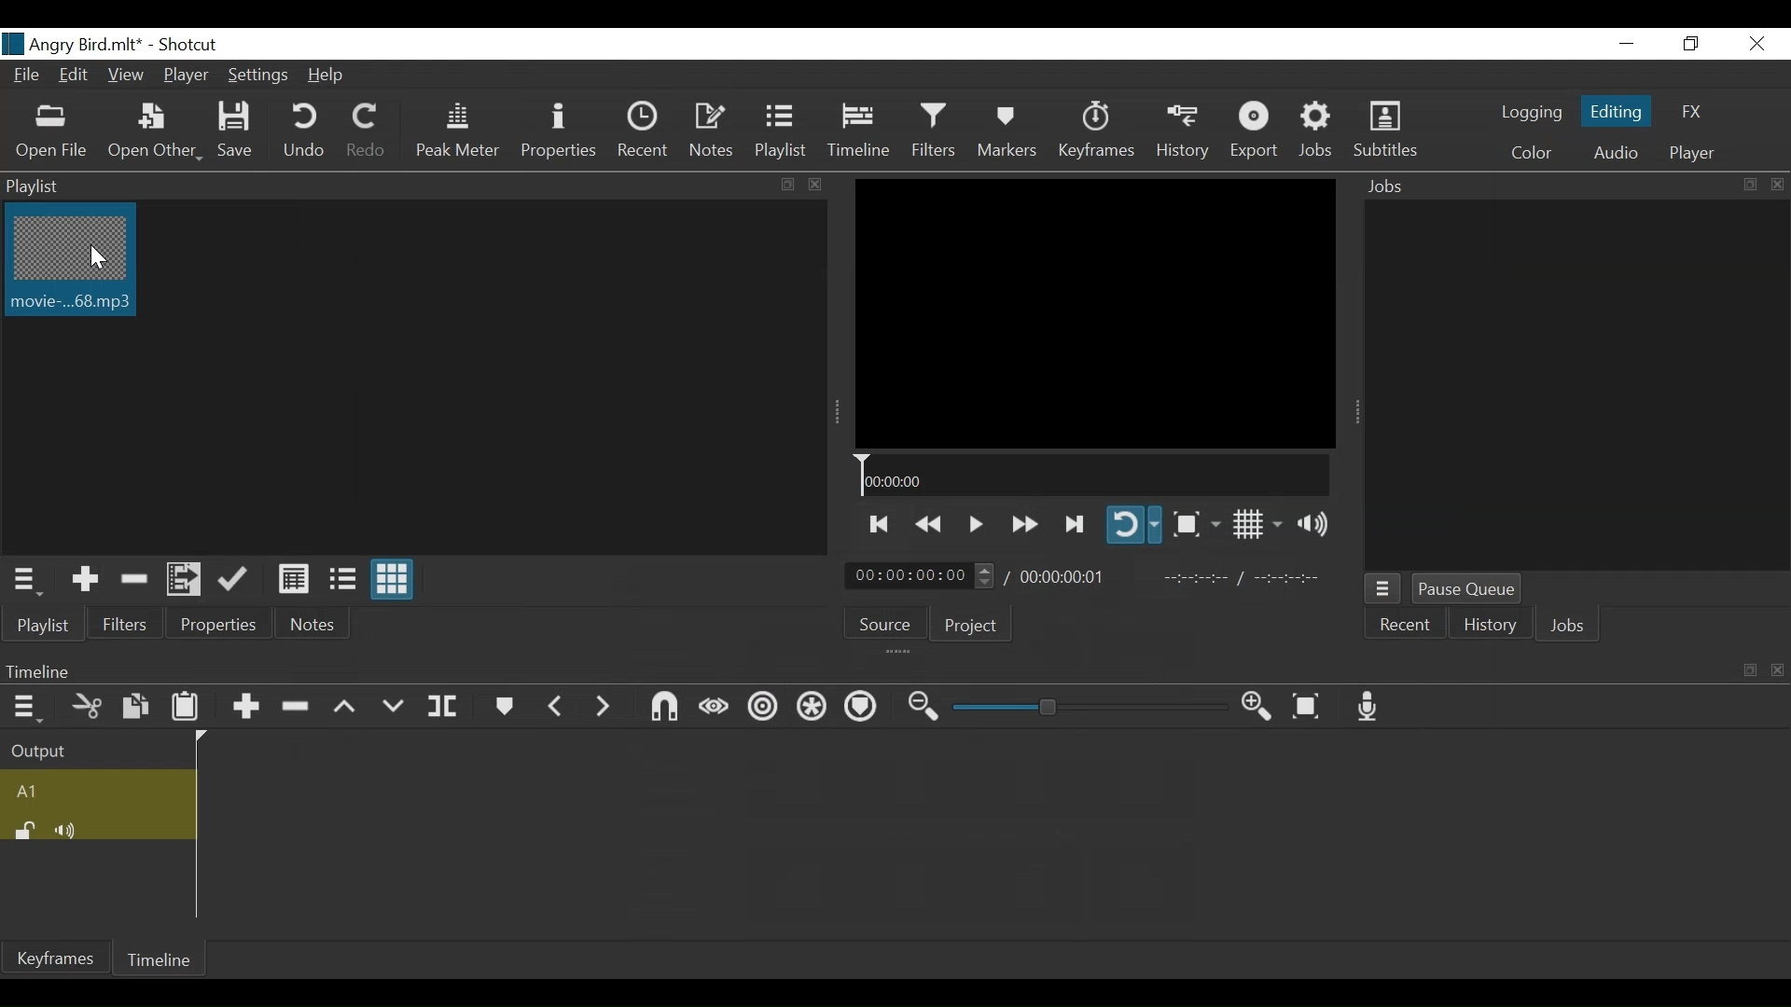 The width and height of the screenshot is (1791, 1007). Describe the element at coordinates (1529, 115) in the screenshot. I see `logging` at that location.